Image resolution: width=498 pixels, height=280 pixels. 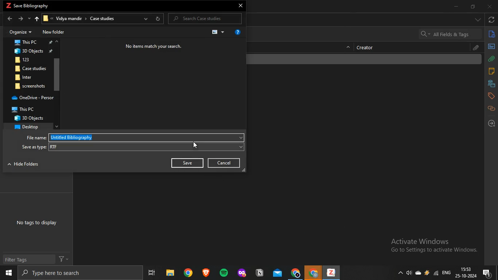 I want to click on desktop, so click(x=35, y=128).